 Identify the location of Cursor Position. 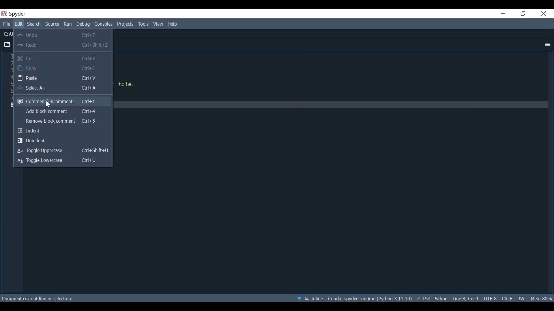
(466, 298).